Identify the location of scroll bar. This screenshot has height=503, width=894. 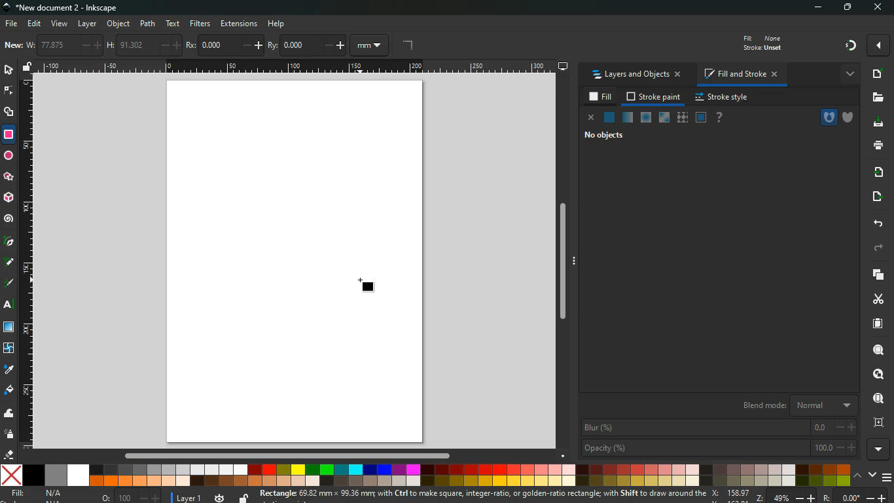
(562, 259).